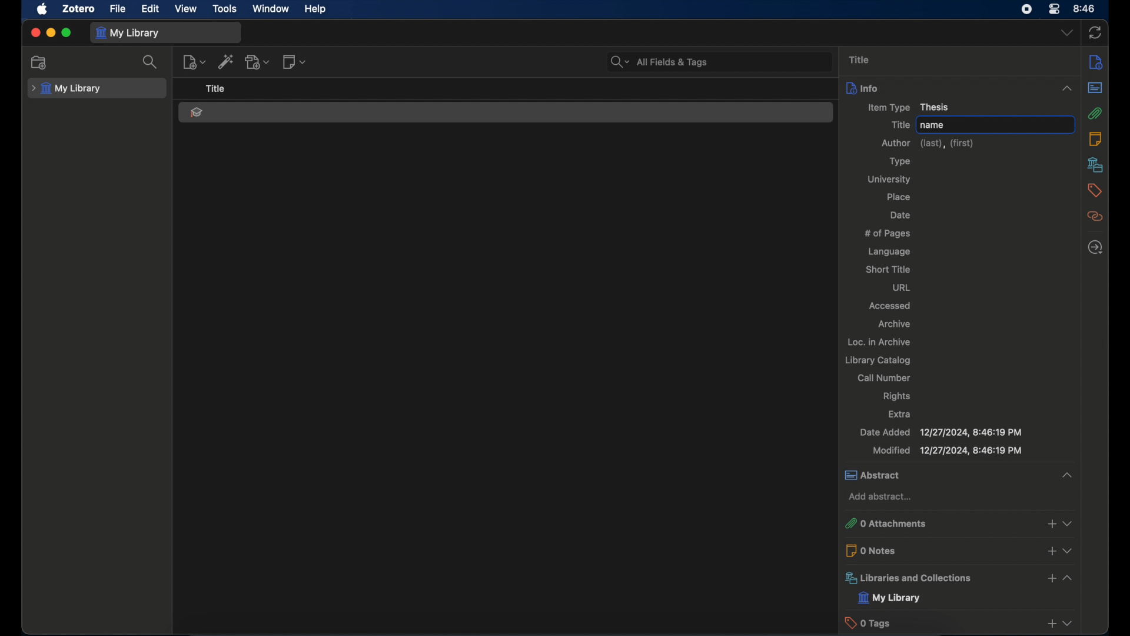 This screenshot has height=636, width=1130. Describe the element at coordinates (940, 433) in the screenshot. I see `date added` at that location.